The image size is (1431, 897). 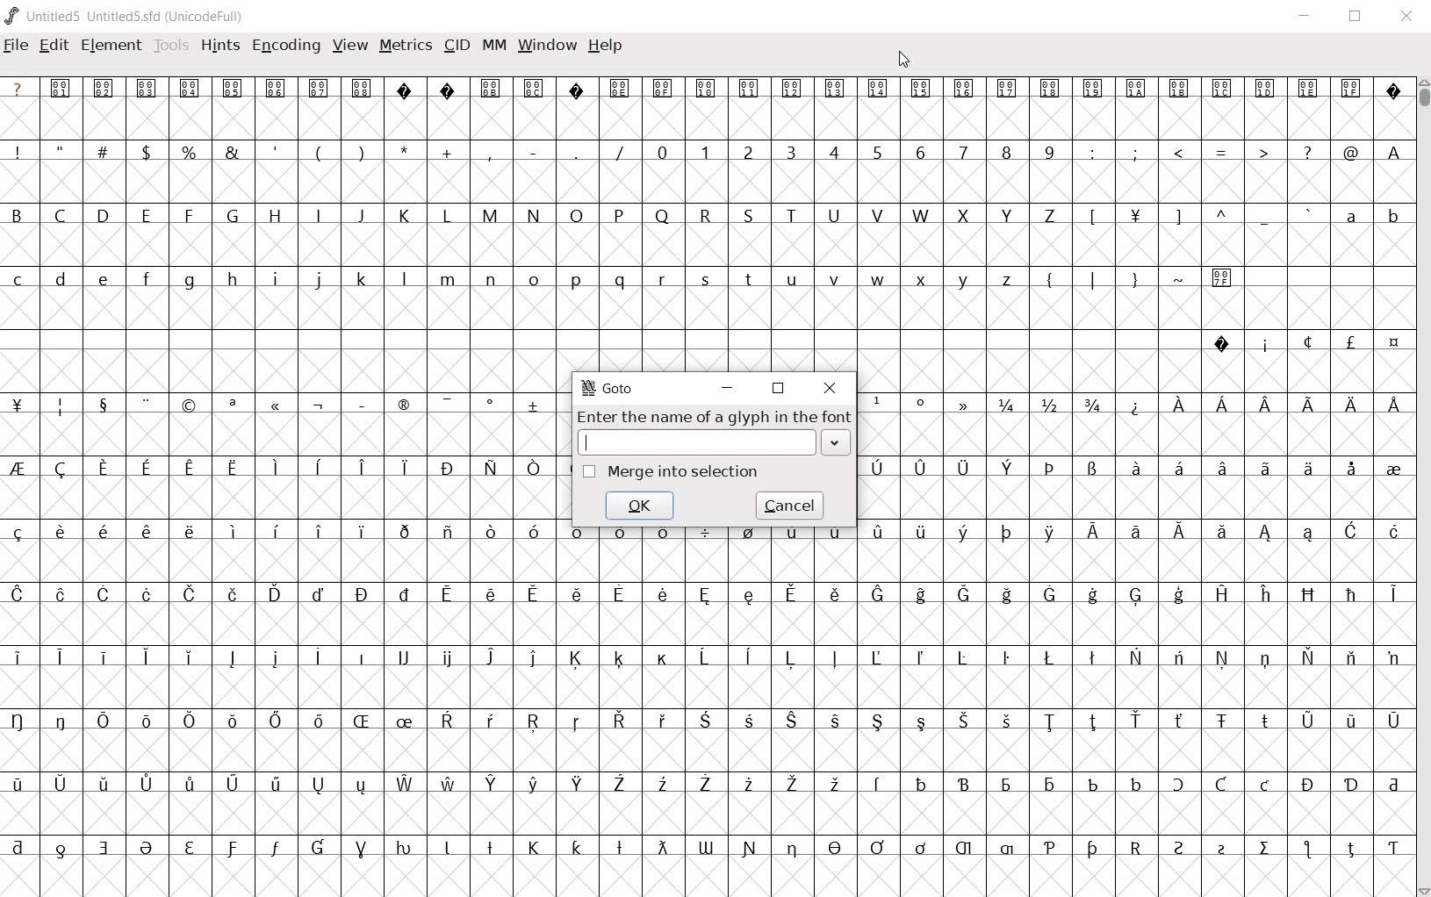 I want to click on Symbol, so click(x=964, y=534).